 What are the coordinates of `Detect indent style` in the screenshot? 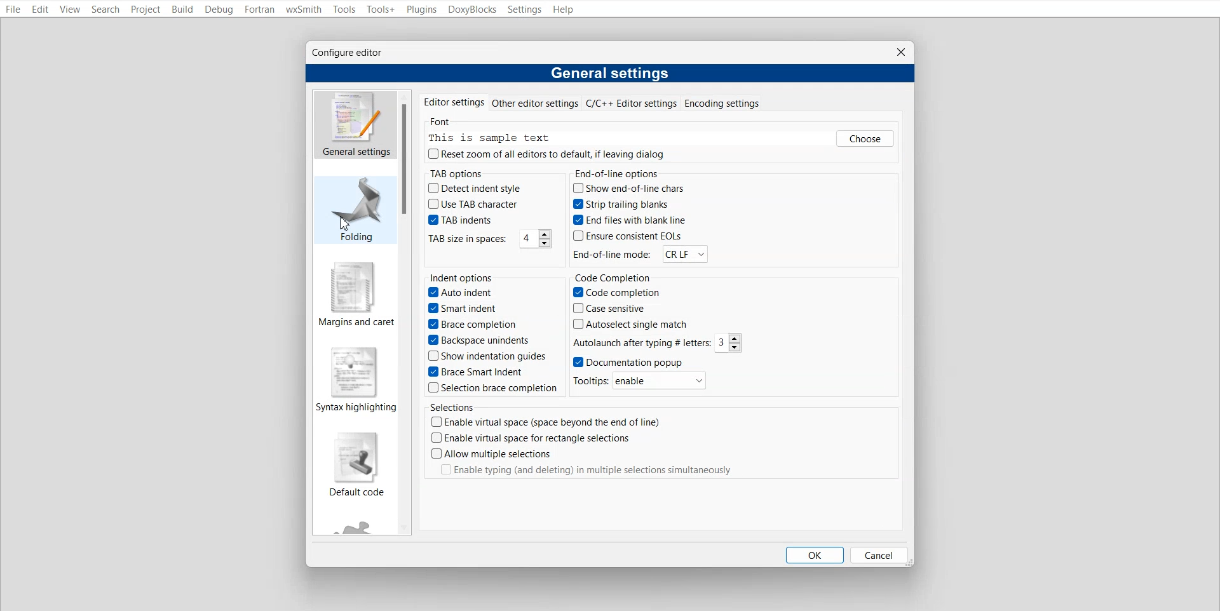 It's located at (477, 187).